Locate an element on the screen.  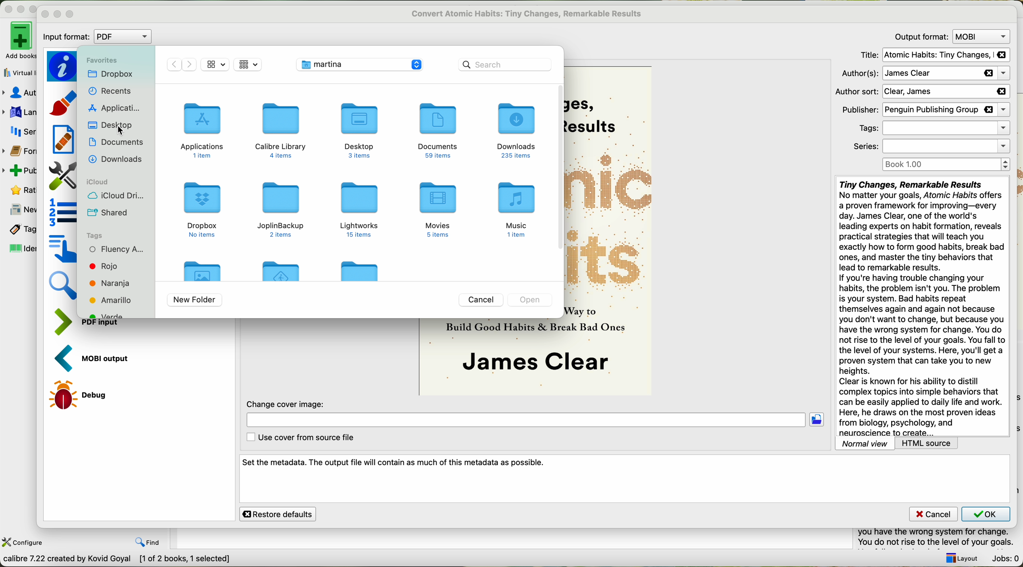
set the metadata is located at coordinates (625, 479).